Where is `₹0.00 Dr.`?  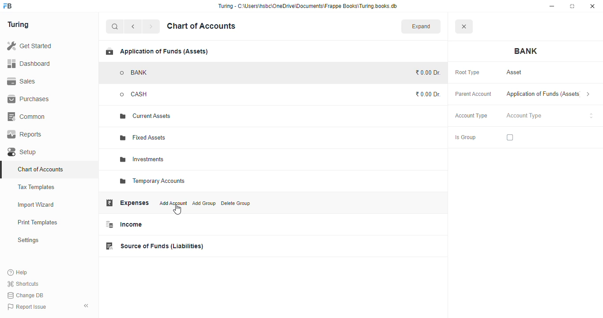 ₹0.00 Dr. is located at coordinates (427, 94).